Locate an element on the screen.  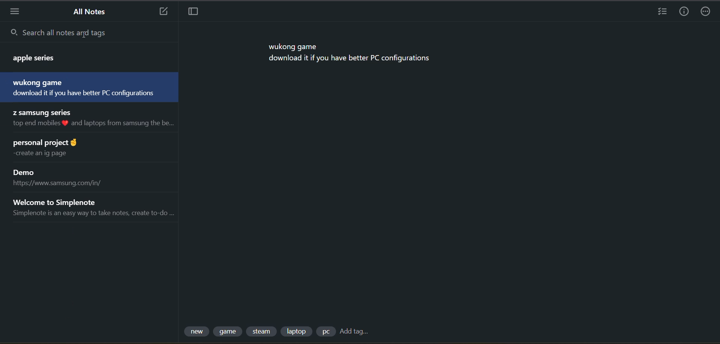
note title and preview is located at coordinates (54, 148).